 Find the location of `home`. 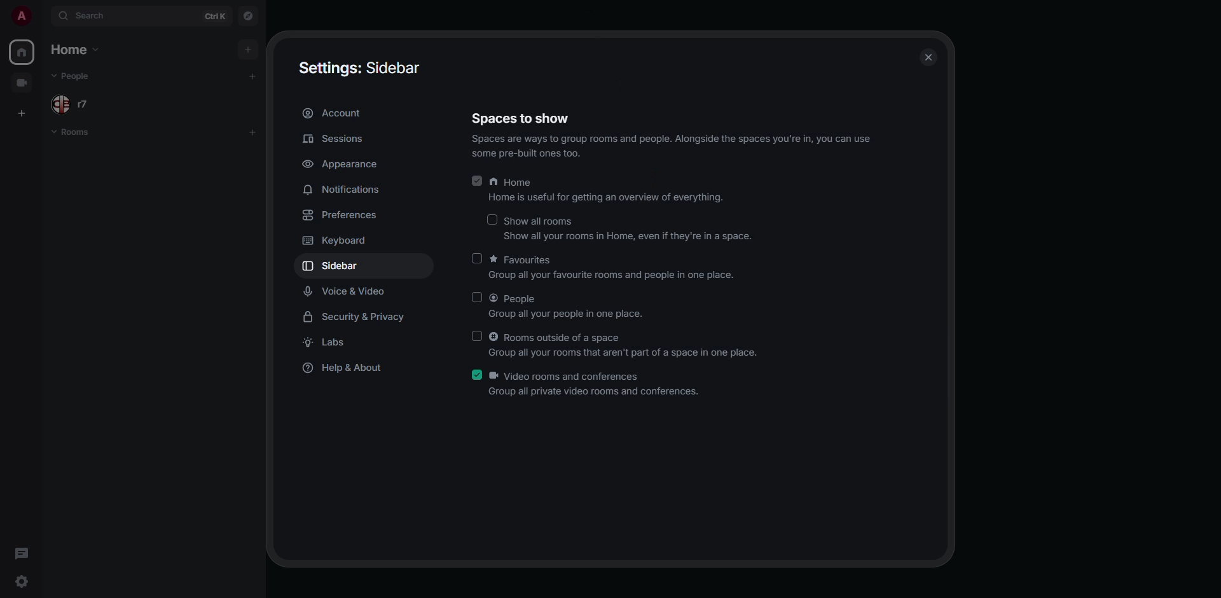

home is located at coordinates (74, 50).